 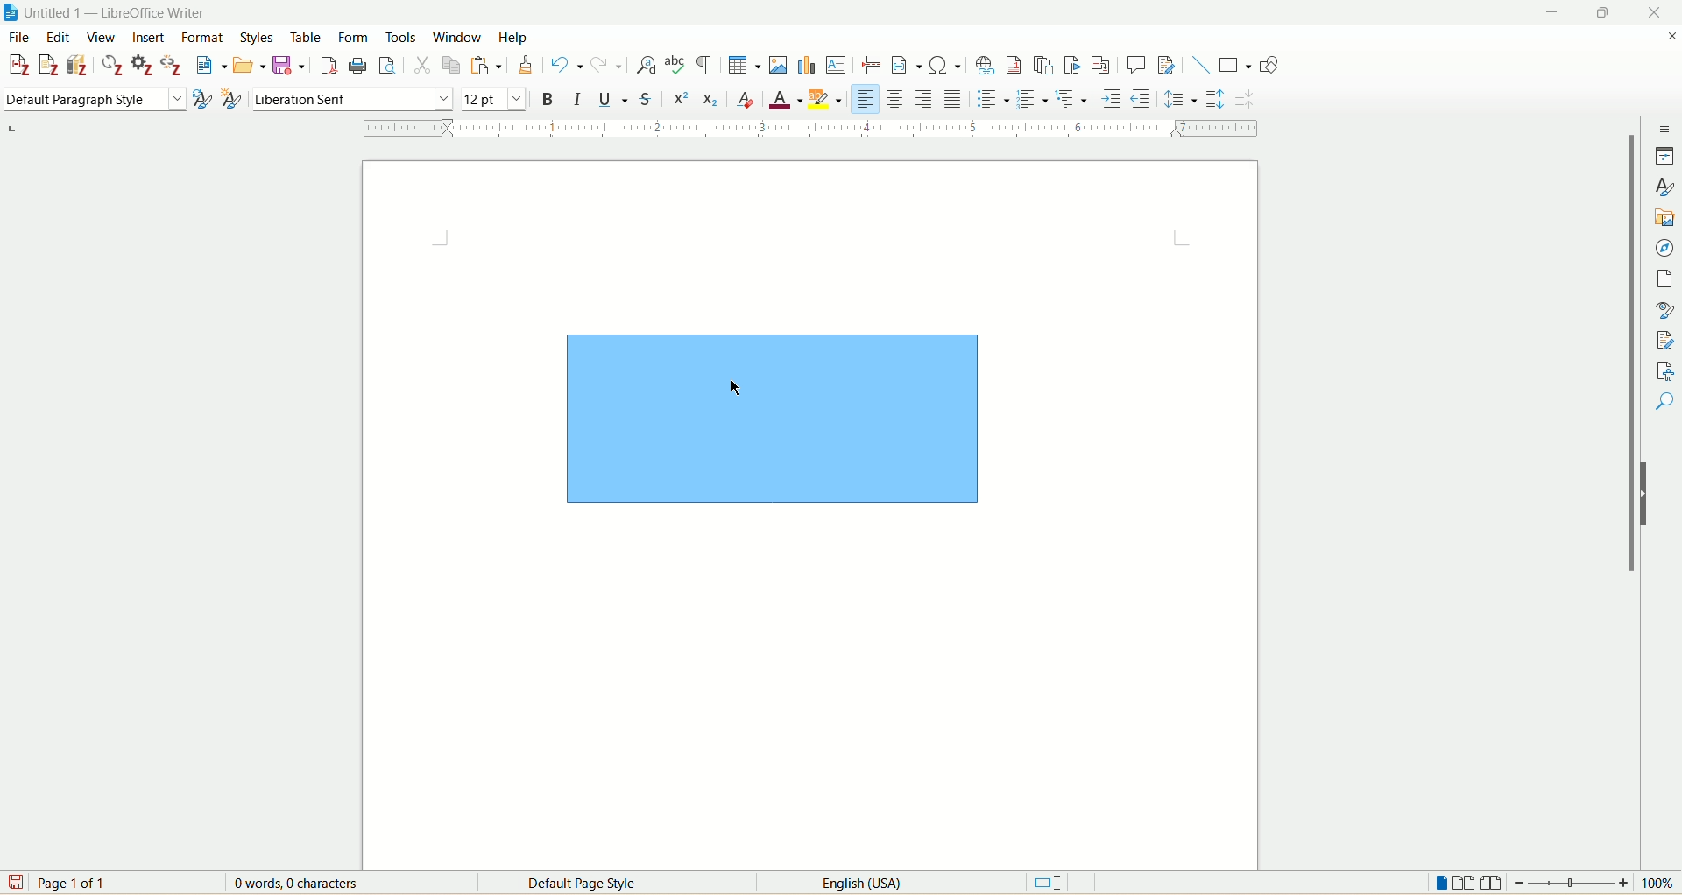 What do you see at coordinates (1668, 342) in the screenshot?
I see `manage changes` at bounding box center [1668, 342].